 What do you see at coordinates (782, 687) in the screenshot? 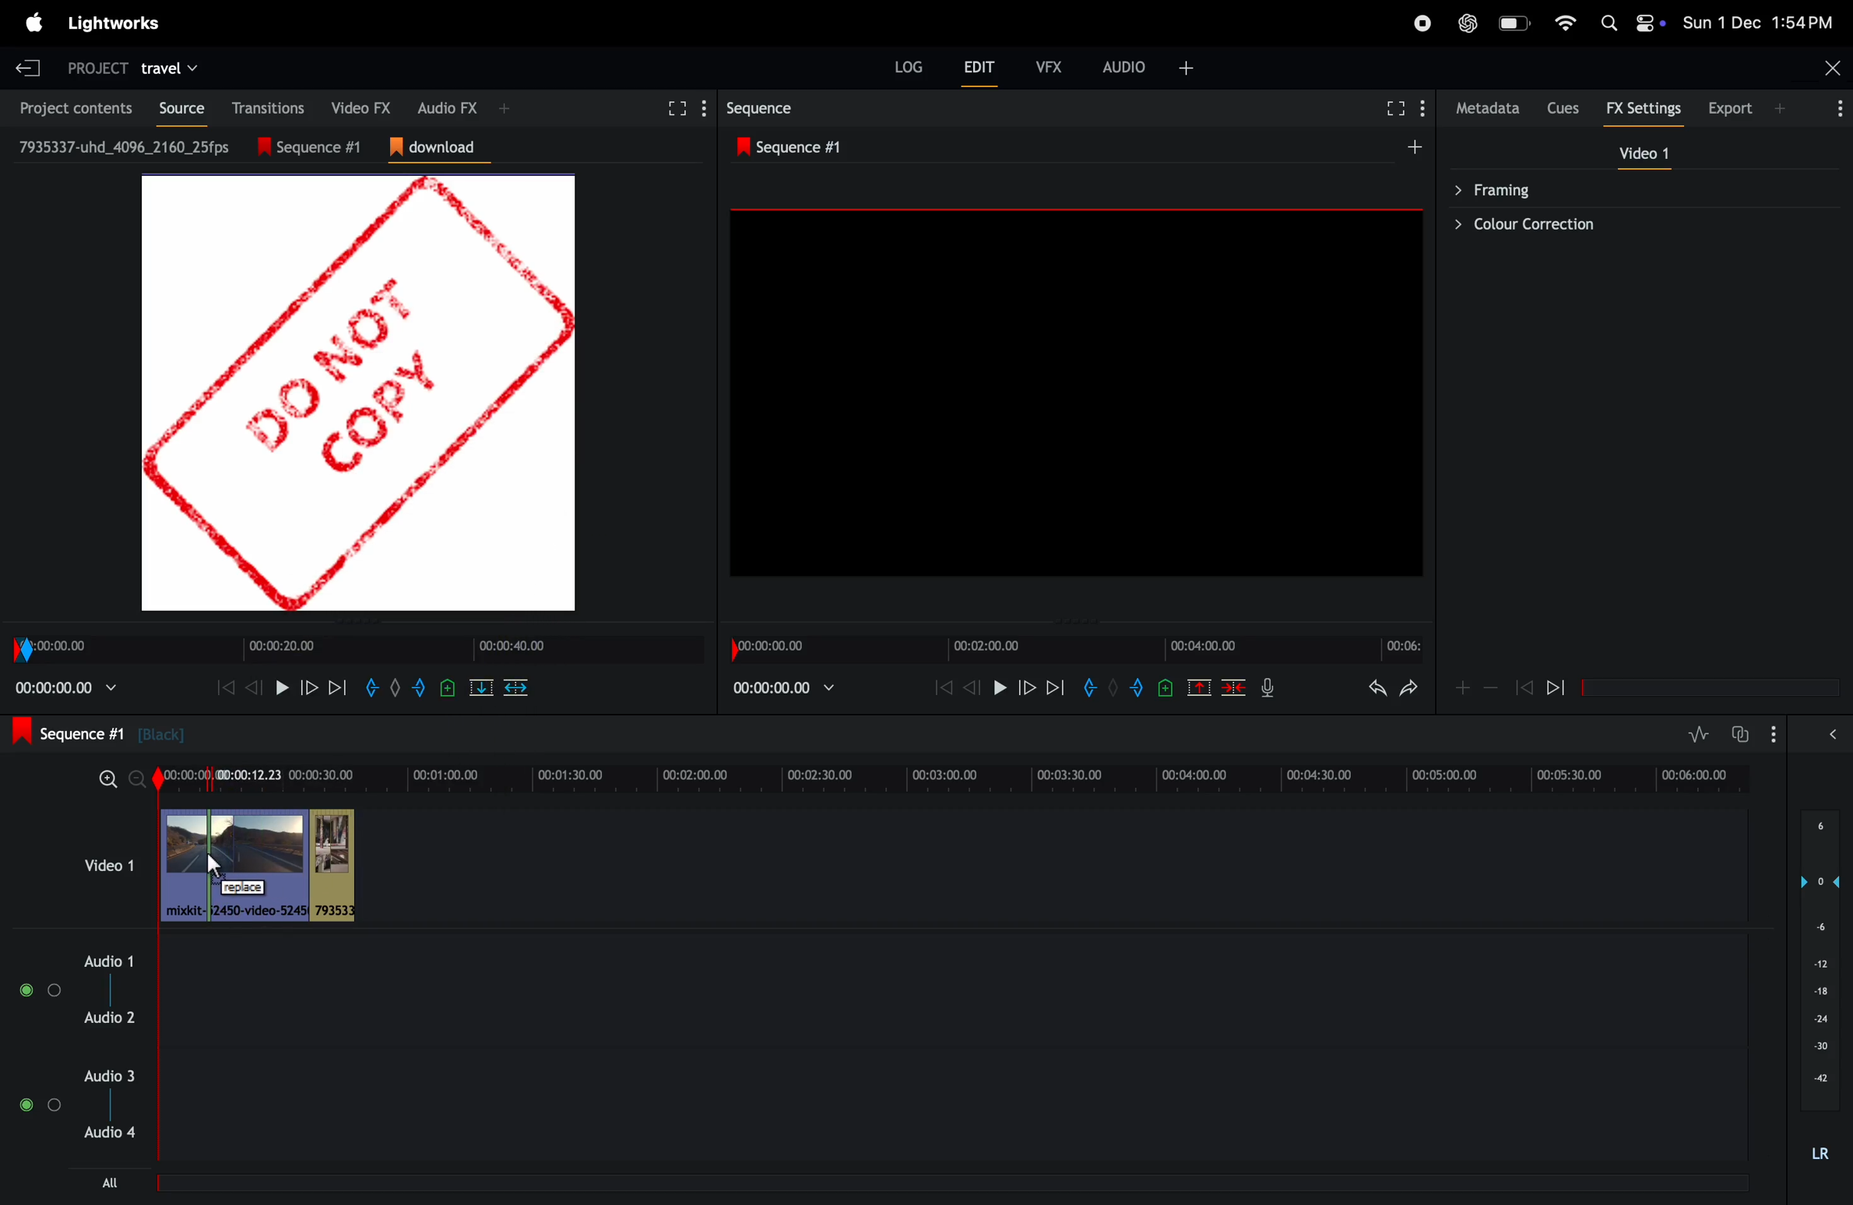
I see `playback time` at bounding box center [782, 687].